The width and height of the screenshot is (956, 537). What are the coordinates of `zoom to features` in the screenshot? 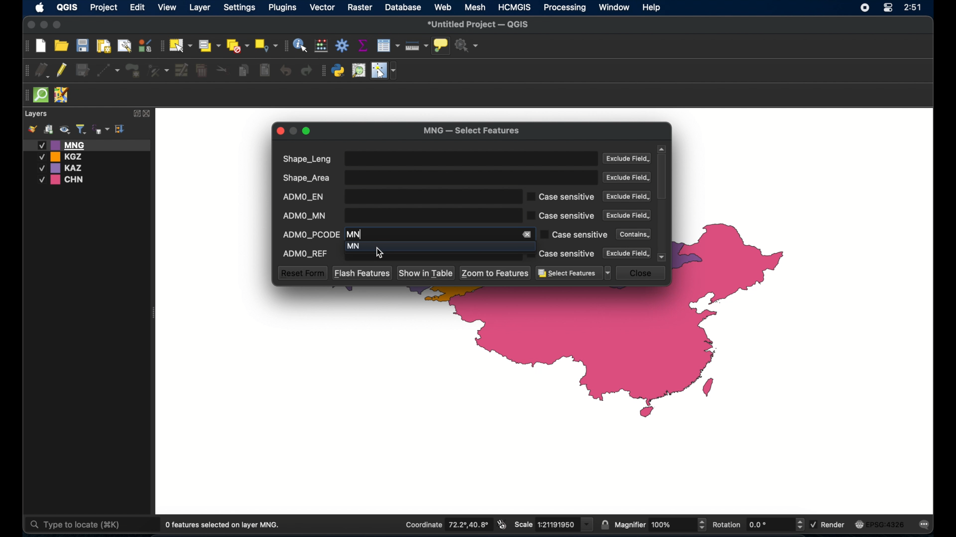 It's located at (496, 273).